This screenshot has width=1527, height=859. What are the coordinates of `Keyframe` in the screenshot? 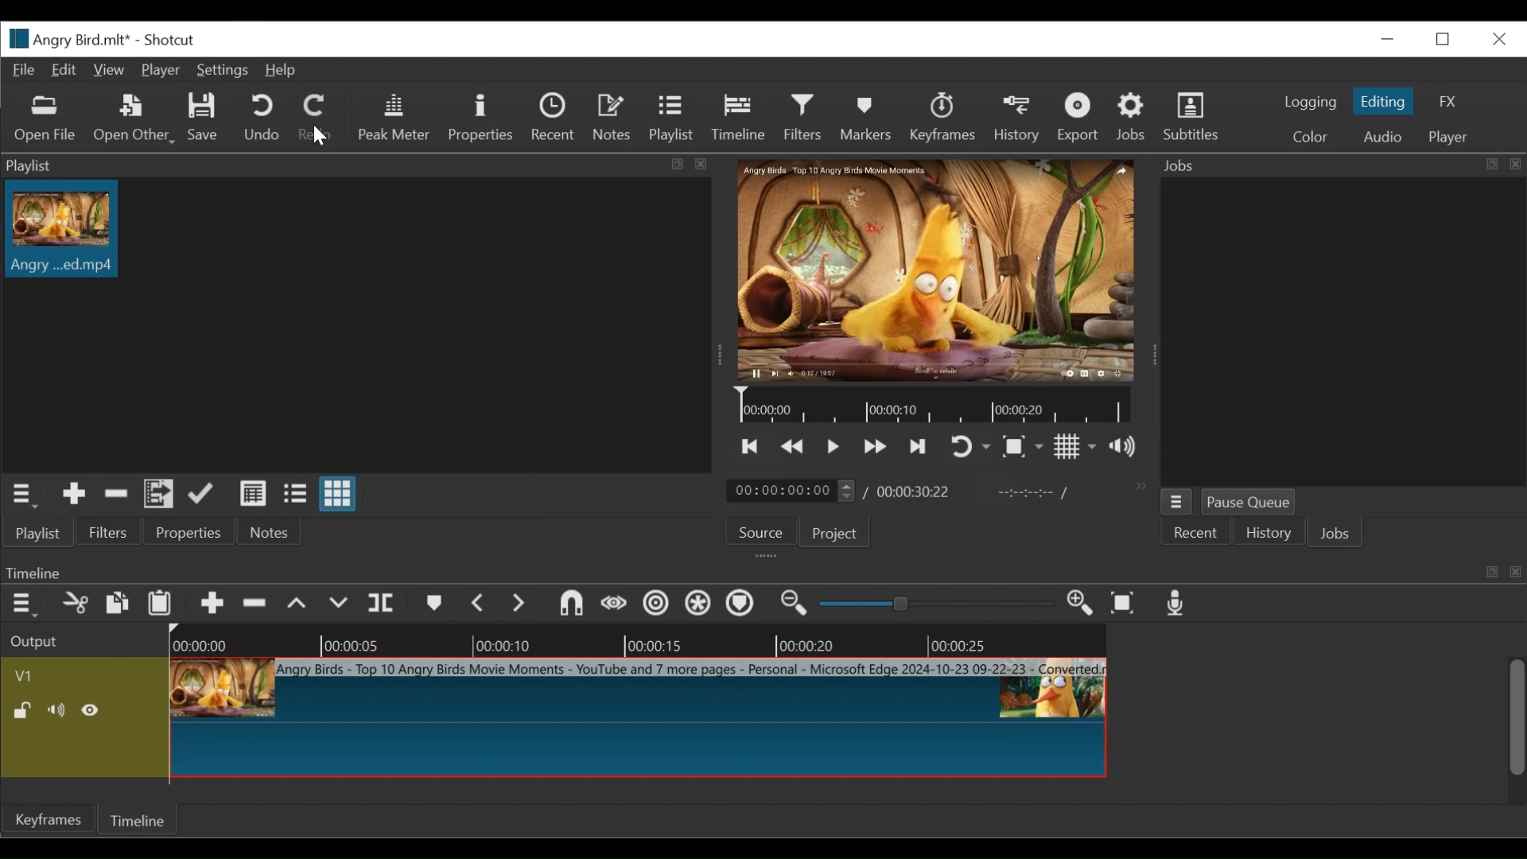 It's located at (47, 822).